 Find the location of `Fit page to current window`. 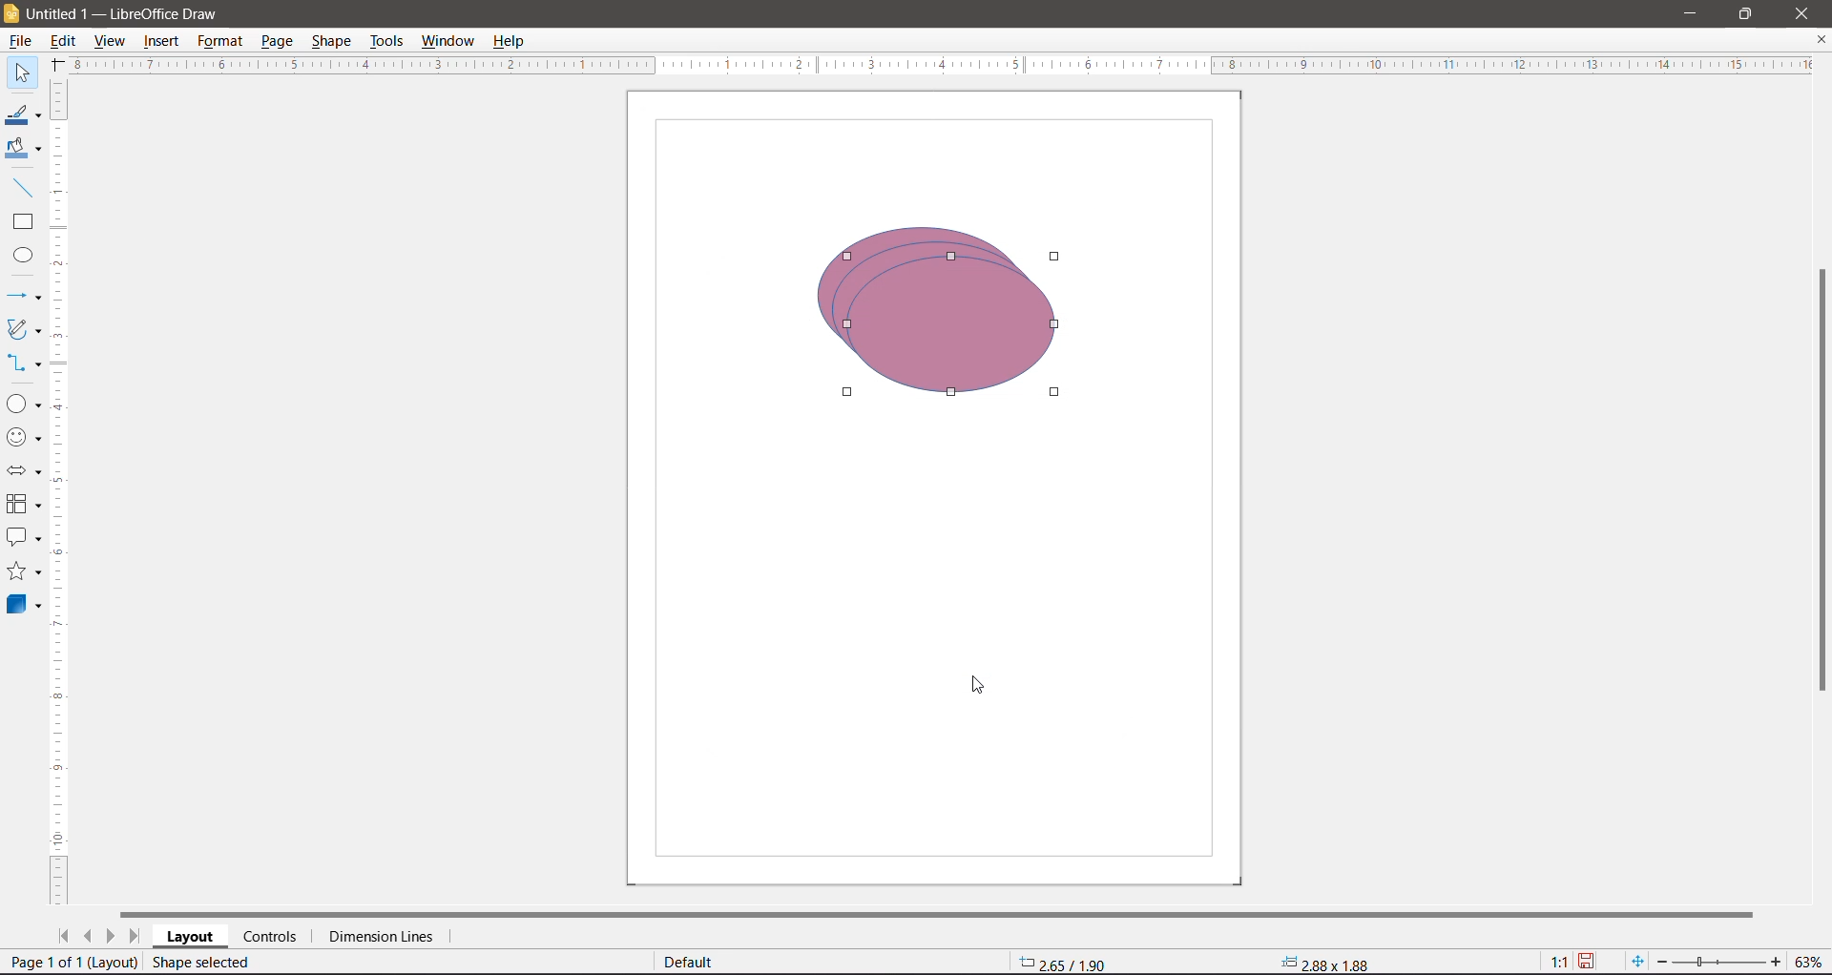

Fit page to current window is located at coordinates (1639, 962).